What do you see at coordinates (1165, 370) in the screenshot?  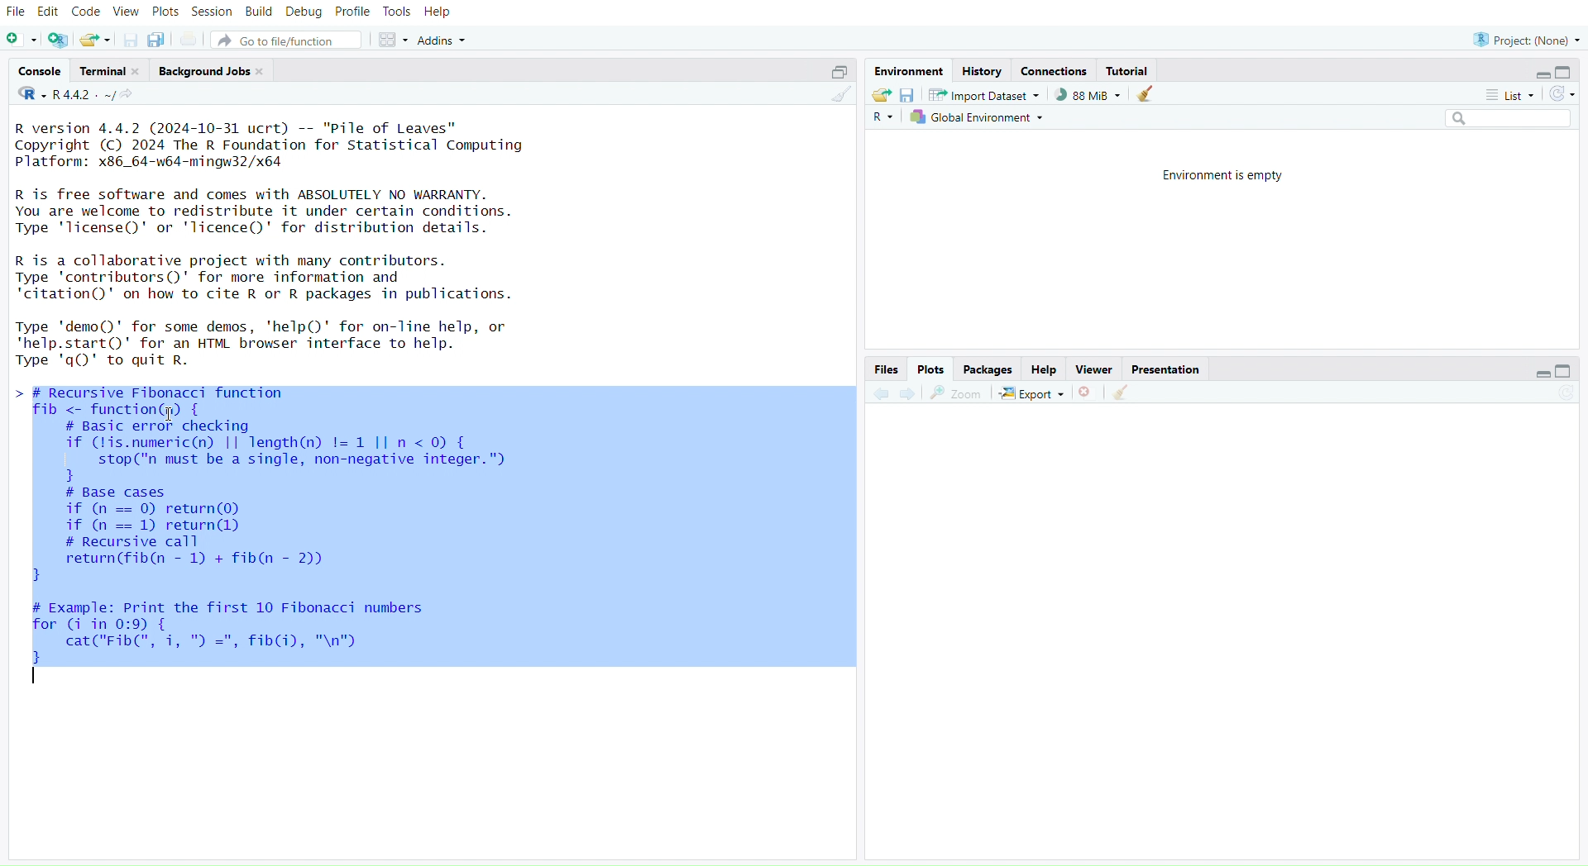 I see `presentation` at bounding box center [1165, 370].